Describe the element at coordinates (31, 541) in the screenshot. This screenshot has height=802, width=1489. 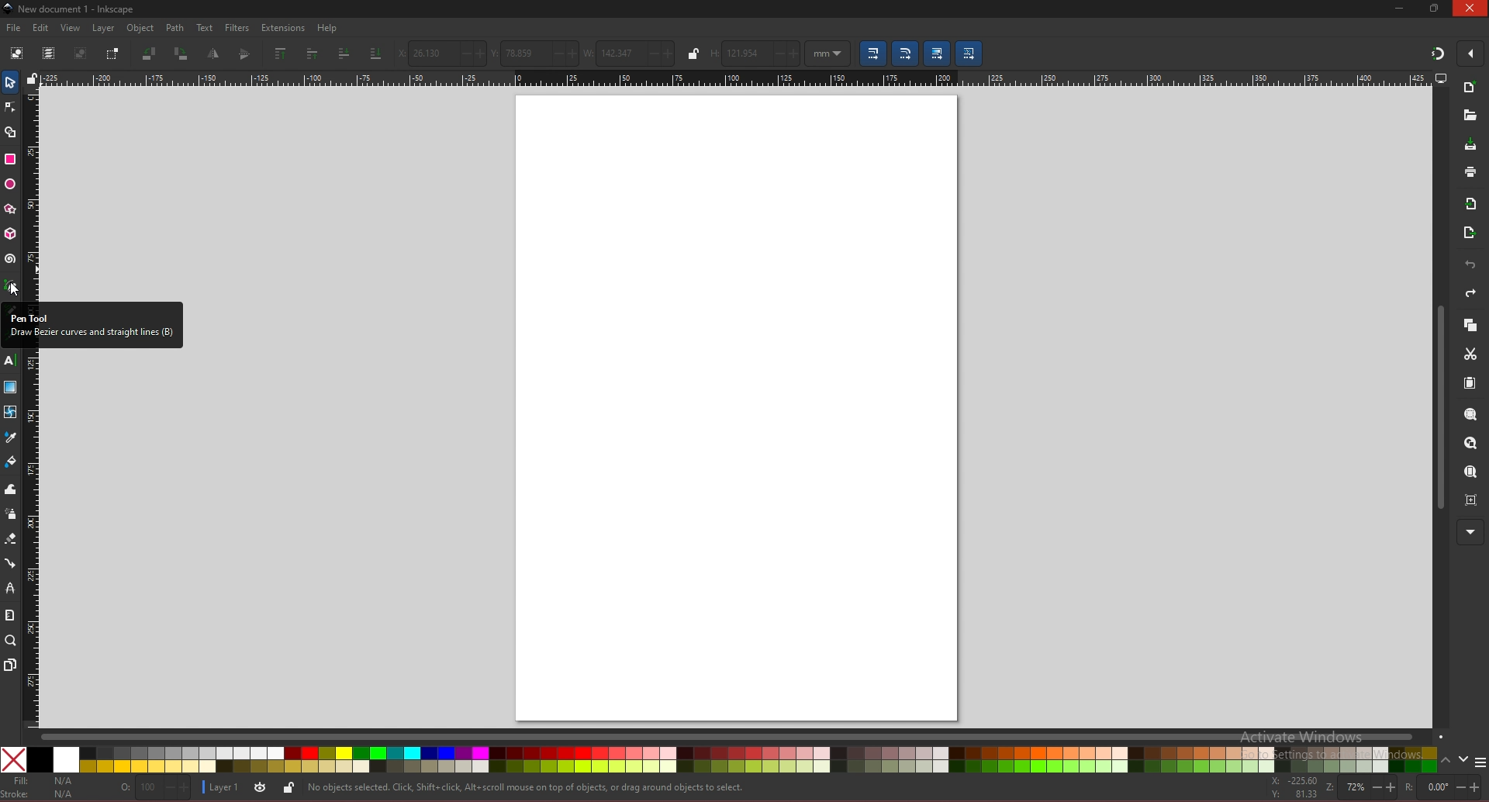
I see `vertical rule` at that location.